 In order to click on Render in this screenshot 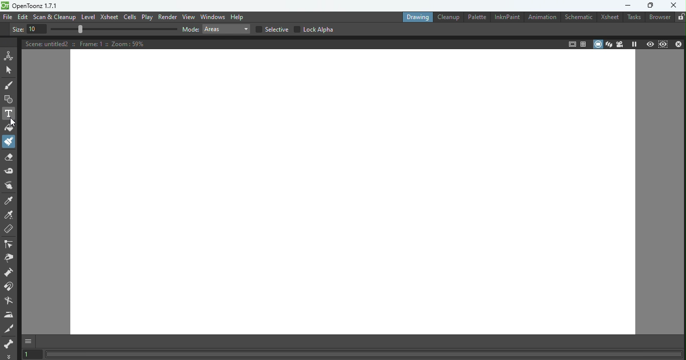, I will do `click(169, 18)`.